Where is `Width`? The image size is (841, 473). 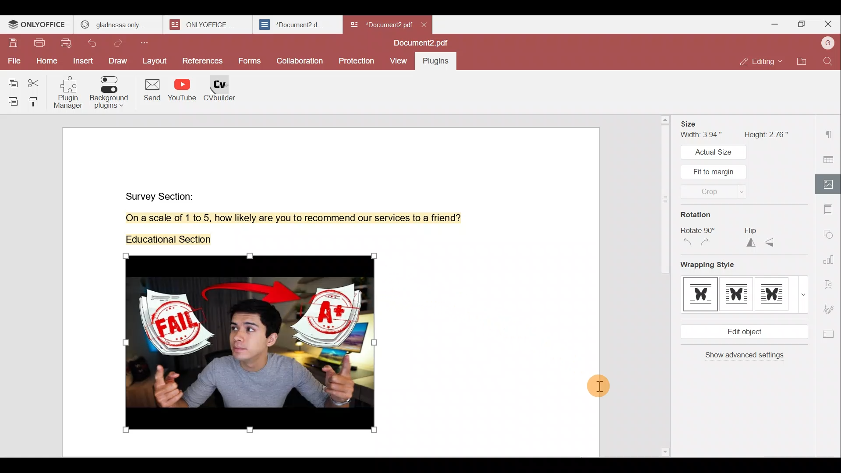 Width is located at coordinates (699, 136).